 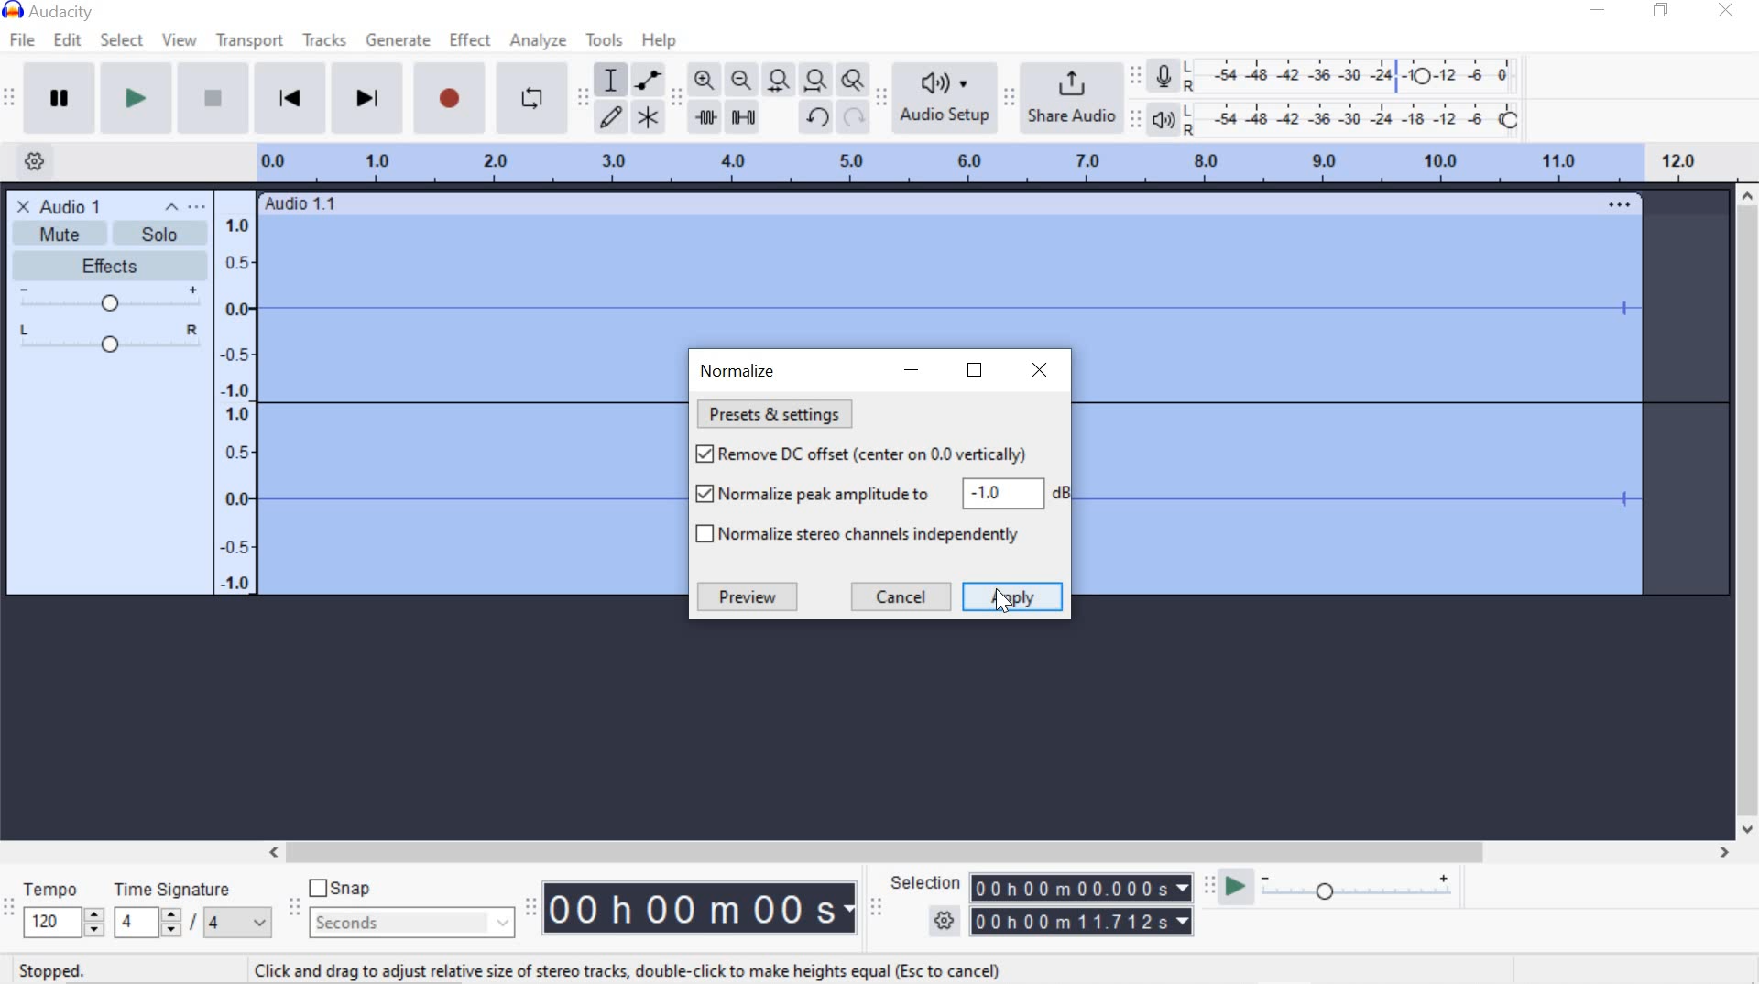 What do you see at coordinates (1230, 888) in the screenshot?
I see `Play-at-speed` at bounding box center [1230, 888].